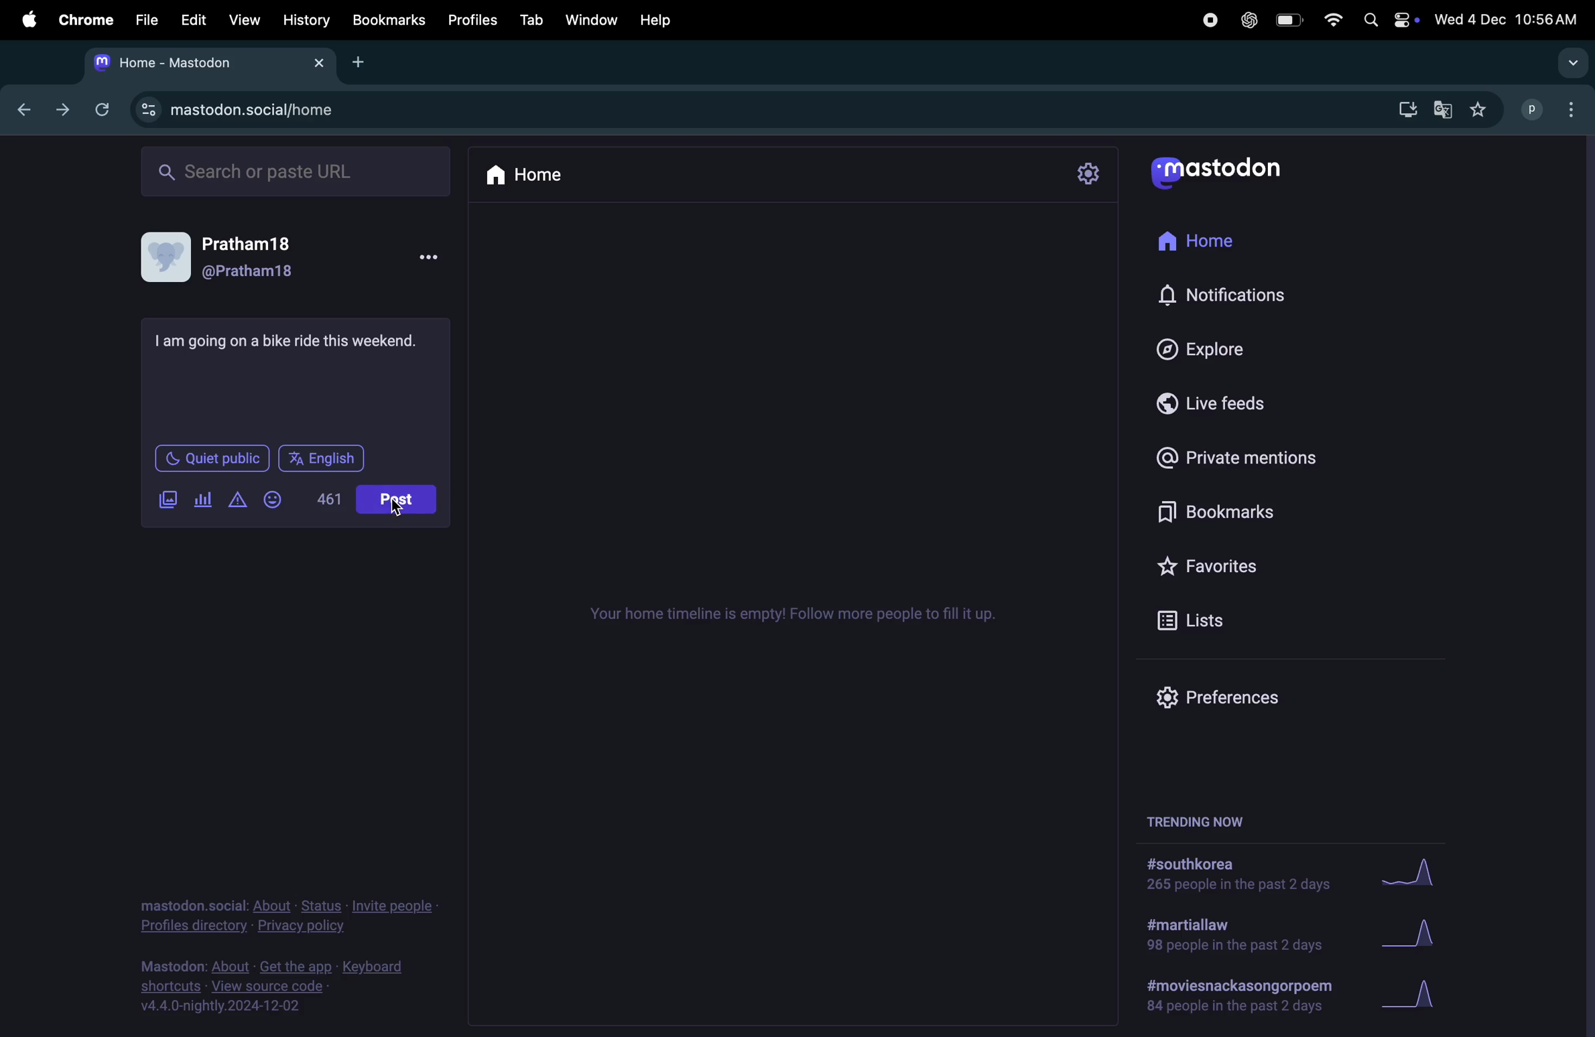 This screenshot has width=1595, height=1037. I want to click on Graph, so click(1420, 872).